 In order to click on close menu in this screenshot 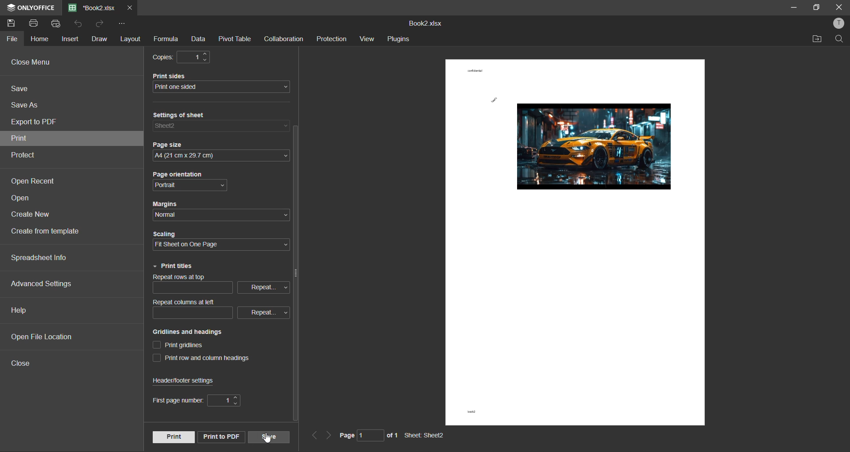, I will do `click(34, 62)`.